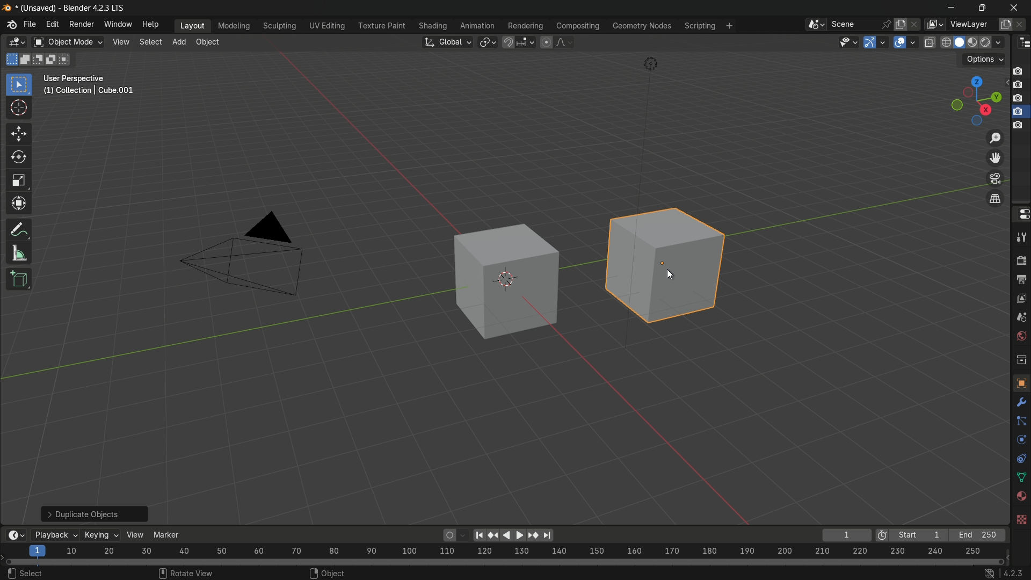 This screenshot has width=1031, height=580. Describe the element at coordinates (847, 535) in the screenshot. I see `current keyframe` at that location.